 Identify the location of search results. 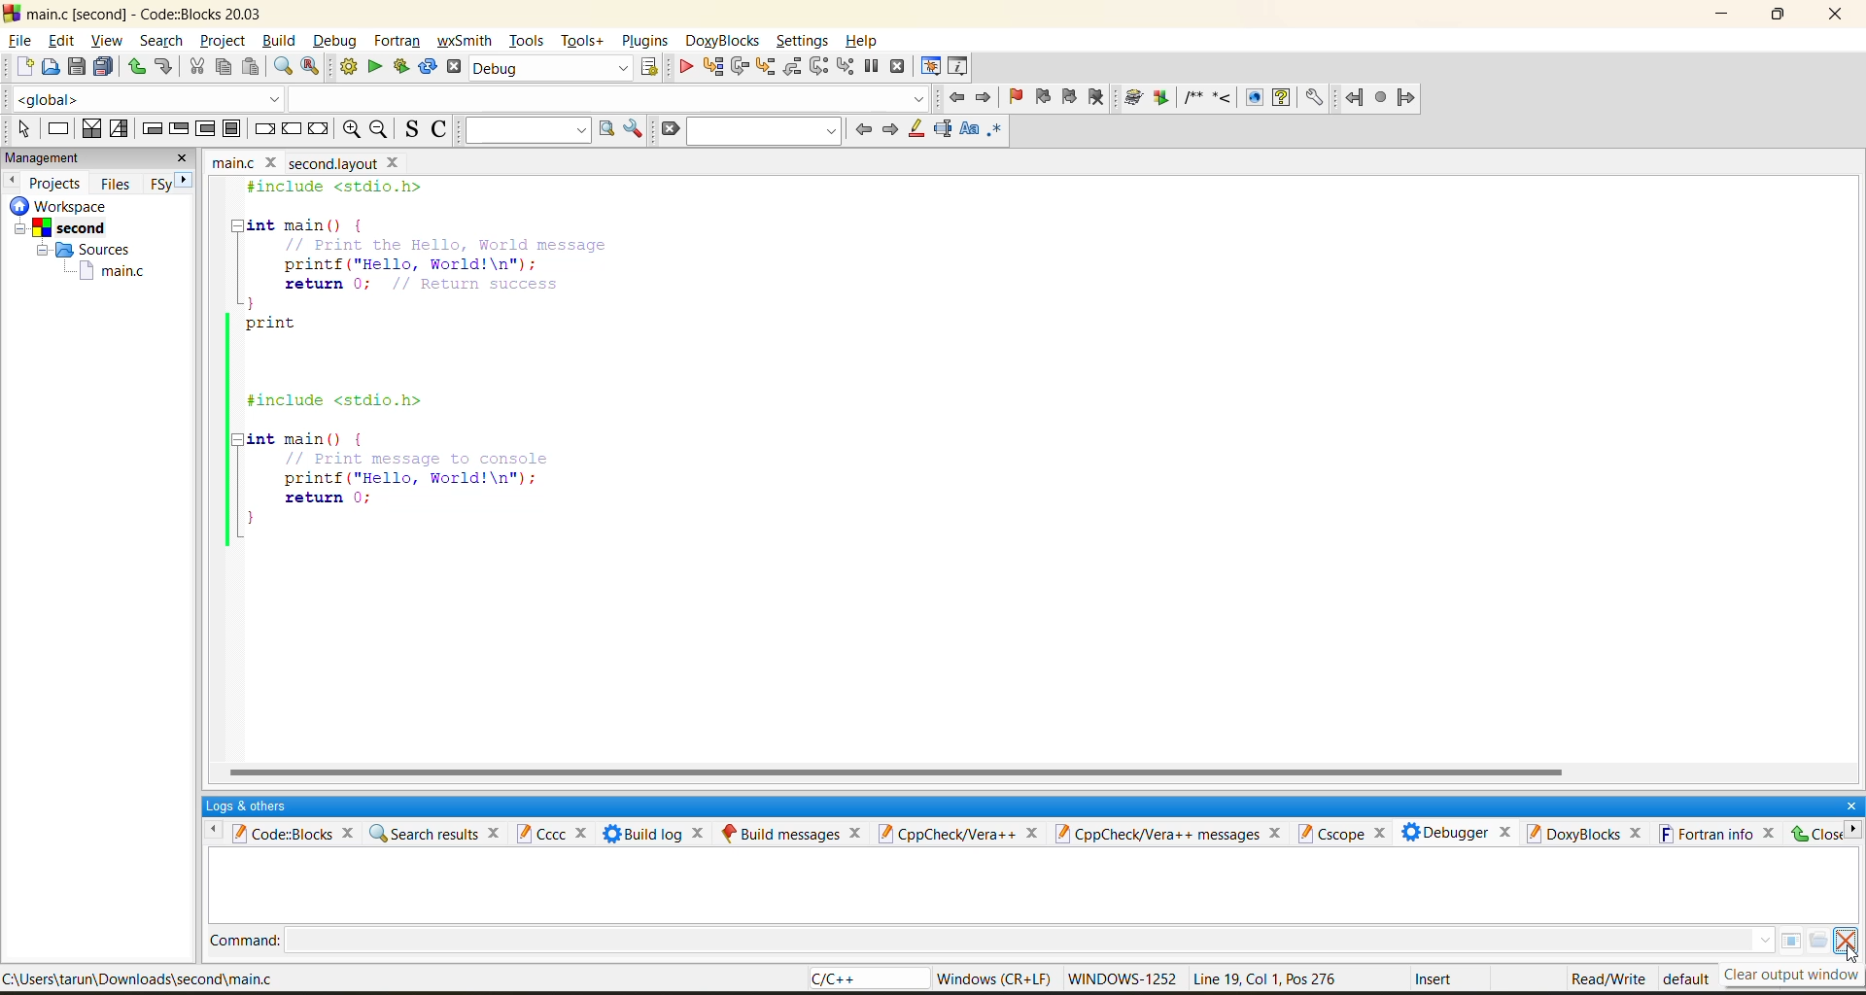
(437, 830).